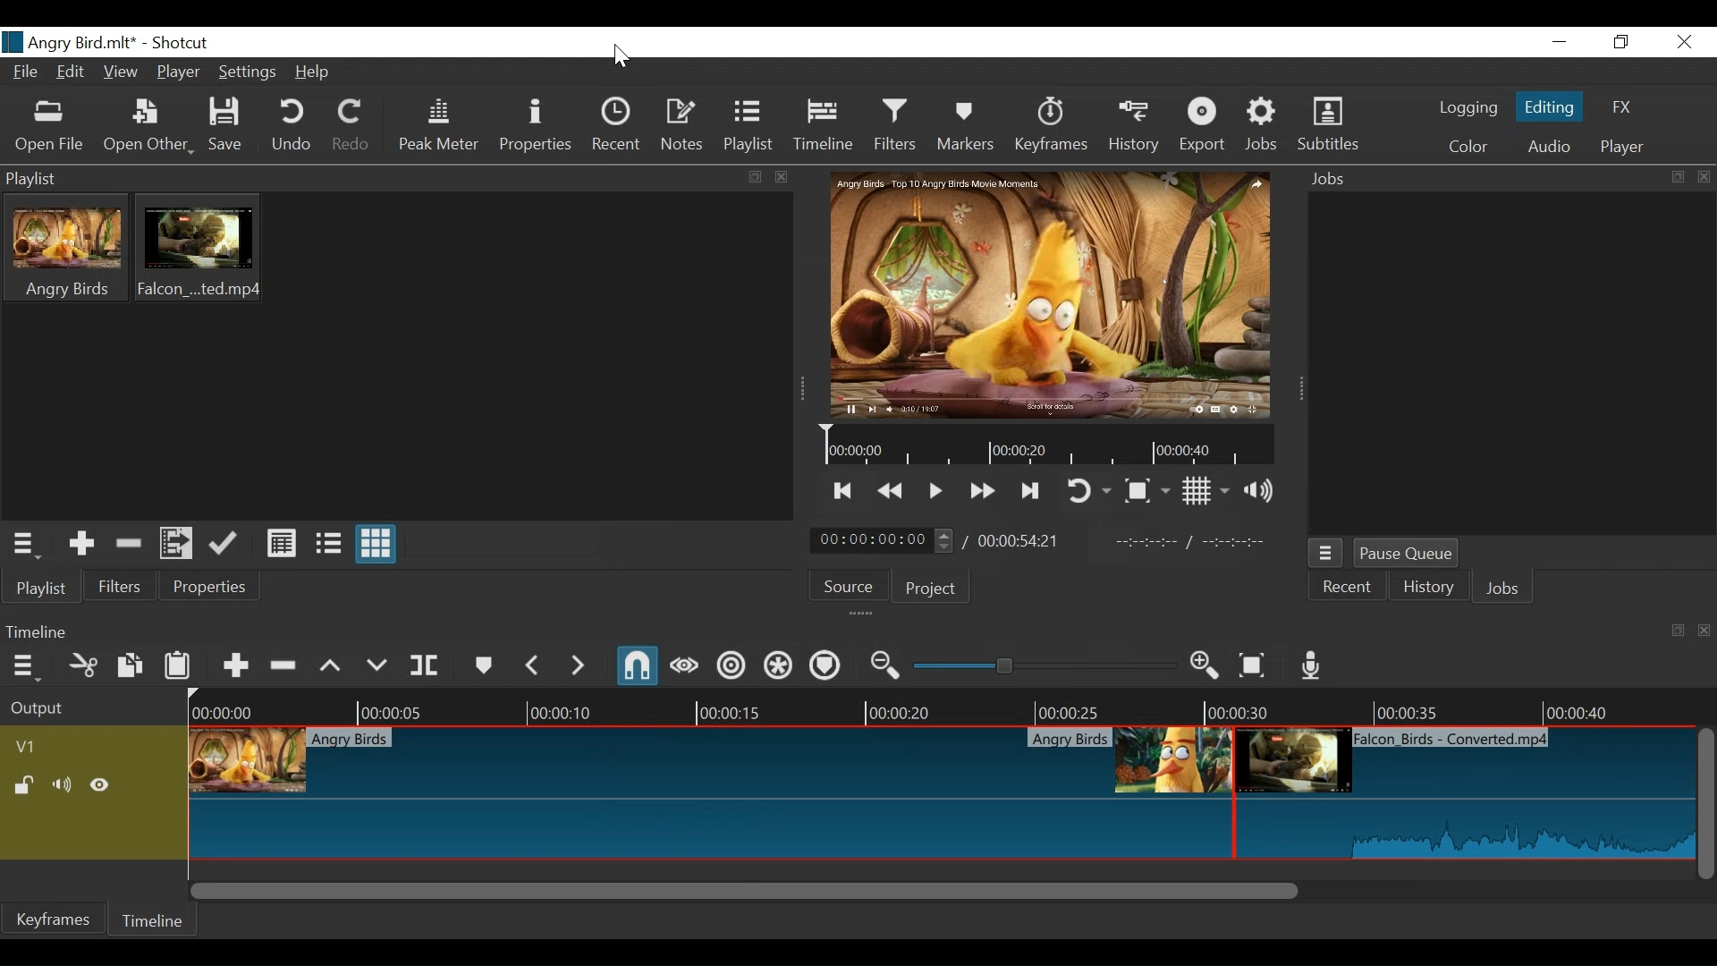  What do you see at coordinates (484, 668) in the screenshot?
I see `Marker` at bounding box center [484, 668].